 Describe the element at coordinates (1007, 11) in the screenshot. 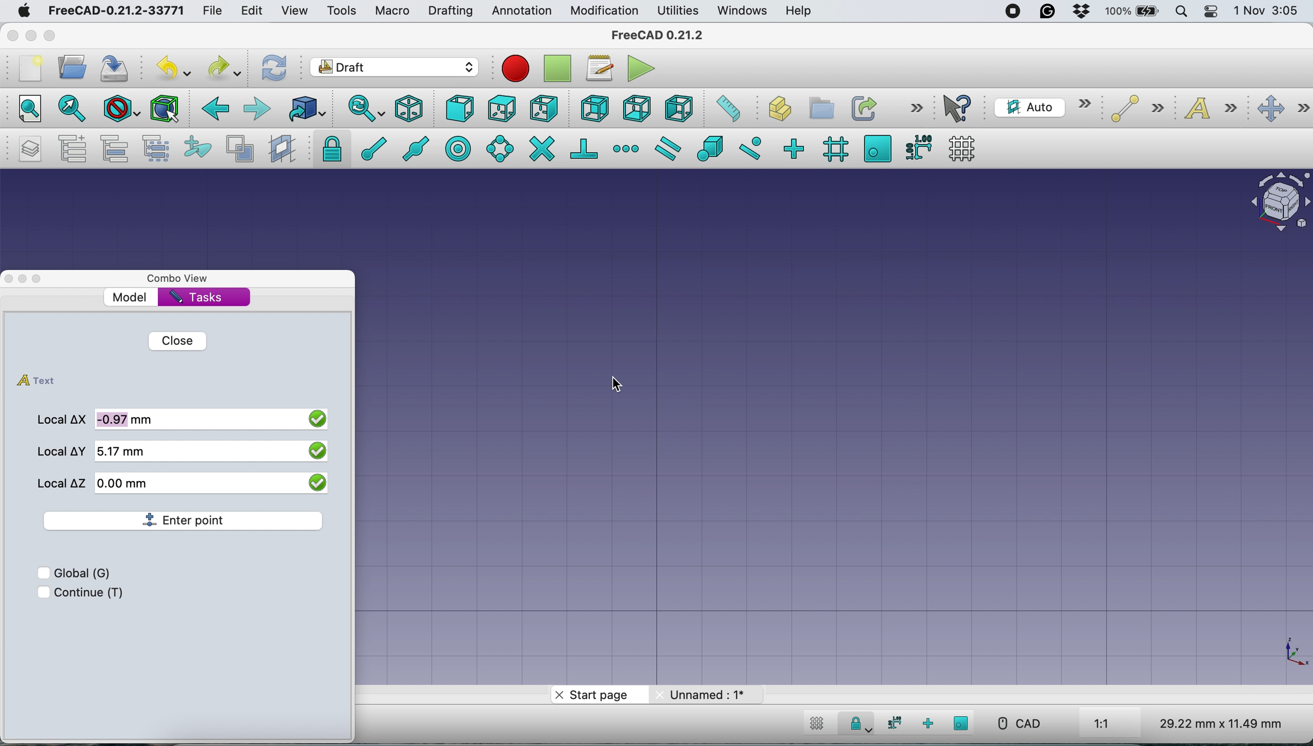

I see `screen recorder` at that location.